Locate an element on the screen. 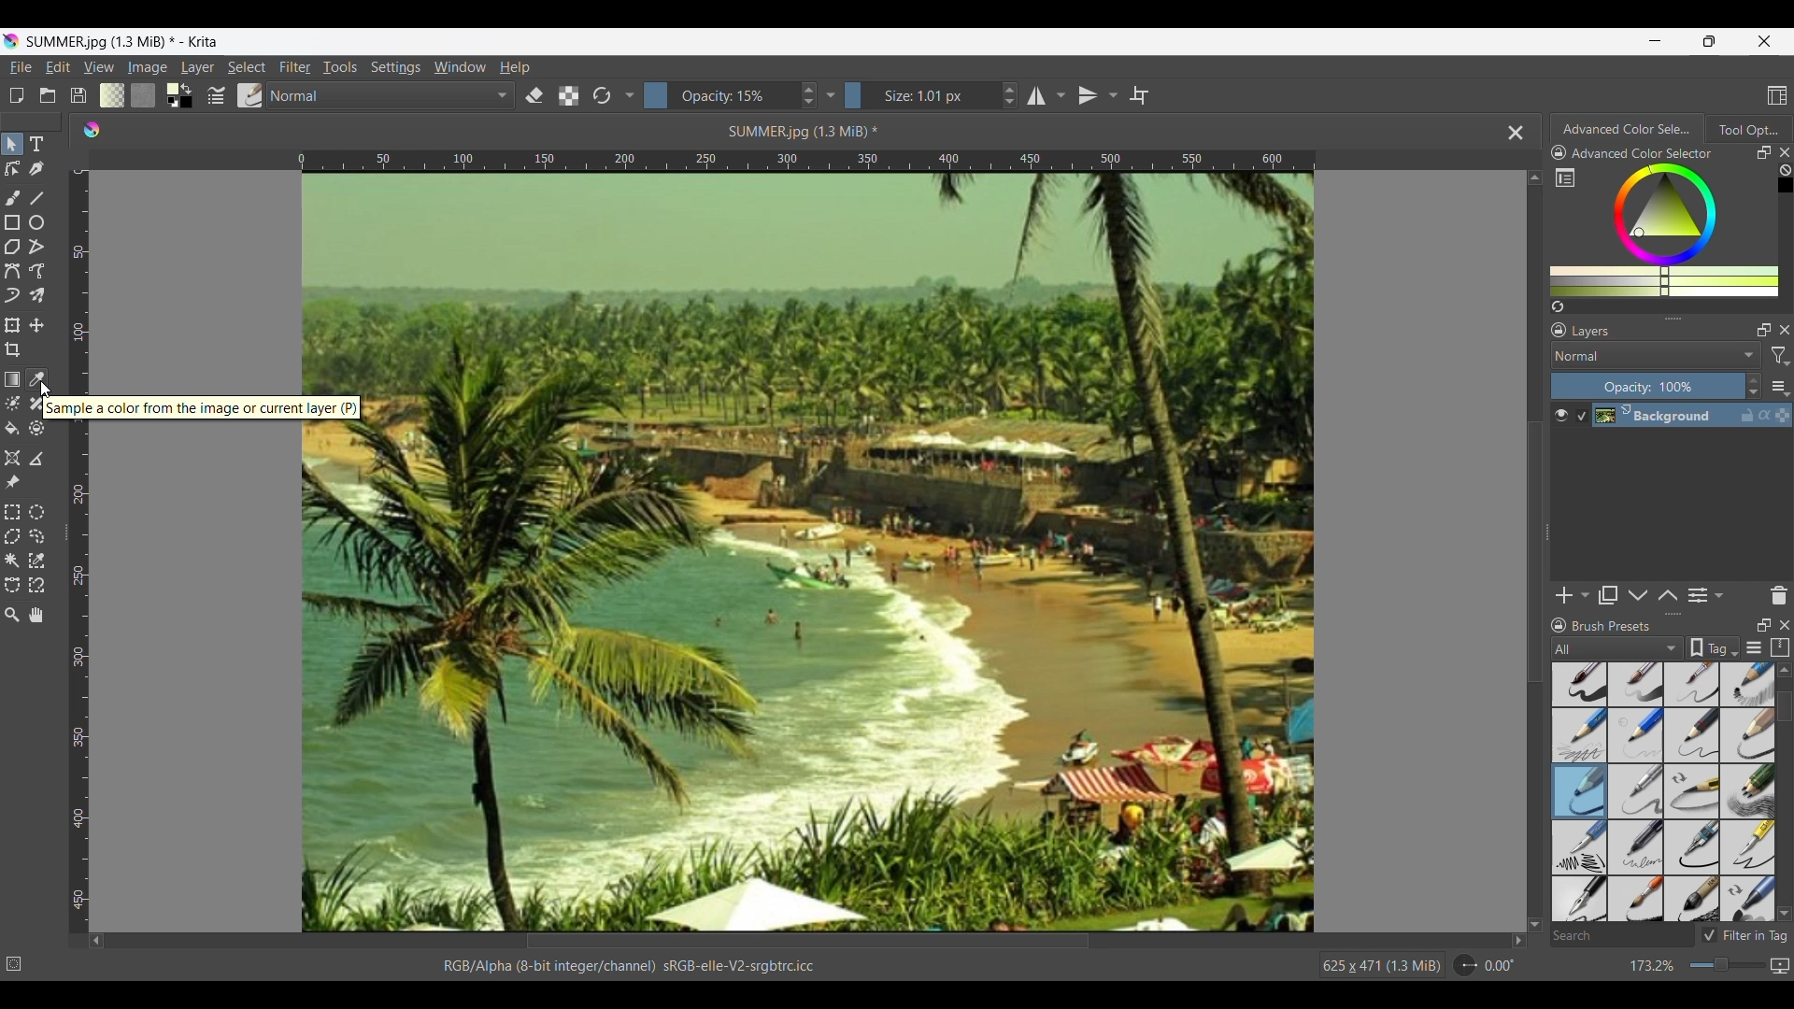  Add is located at coordinates (1564, 595).